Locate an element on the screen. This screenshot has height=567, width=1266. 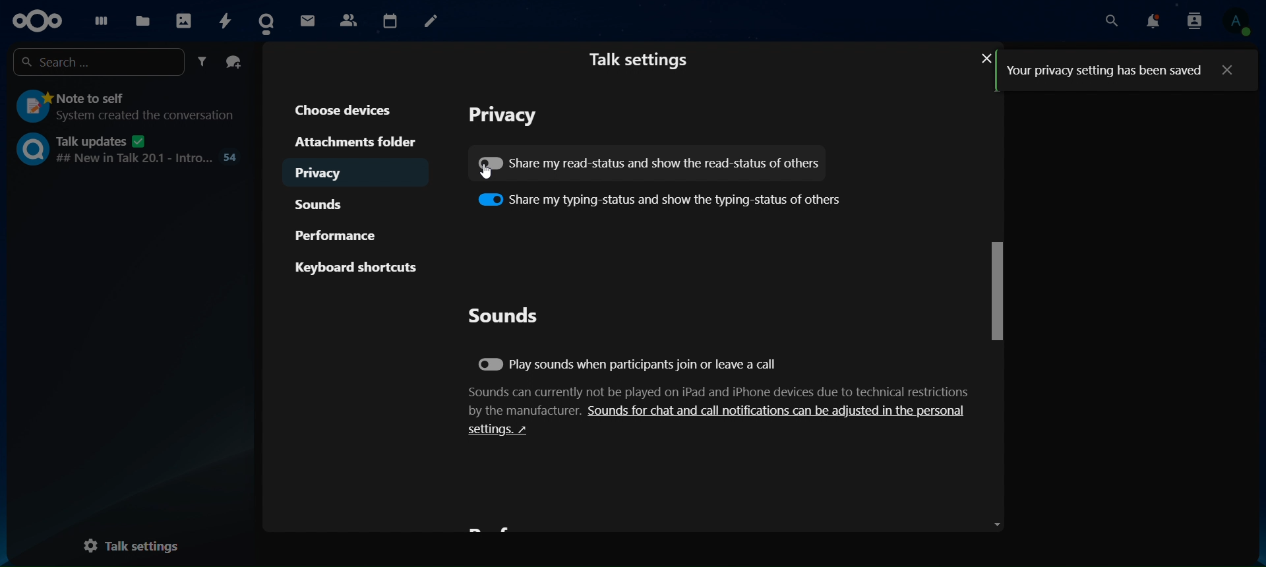
performance is located at coordinates (341, 233).